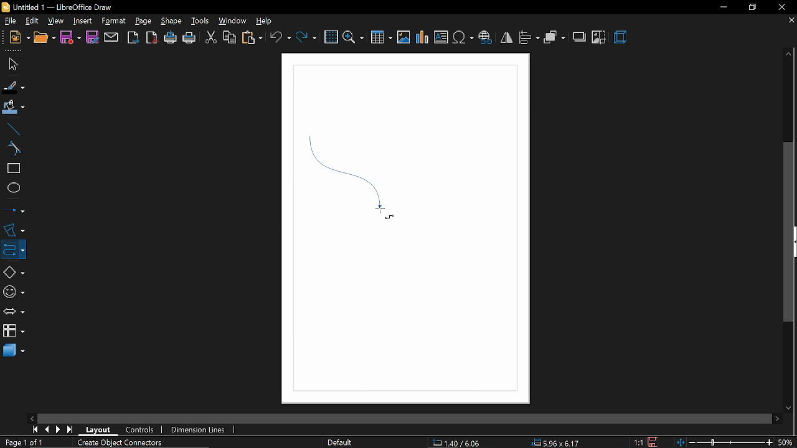 The image size is (797, 448). What do you see at coordinates (654, 442) in the screenshot?
I see `save` at bounding box center [654, 442].